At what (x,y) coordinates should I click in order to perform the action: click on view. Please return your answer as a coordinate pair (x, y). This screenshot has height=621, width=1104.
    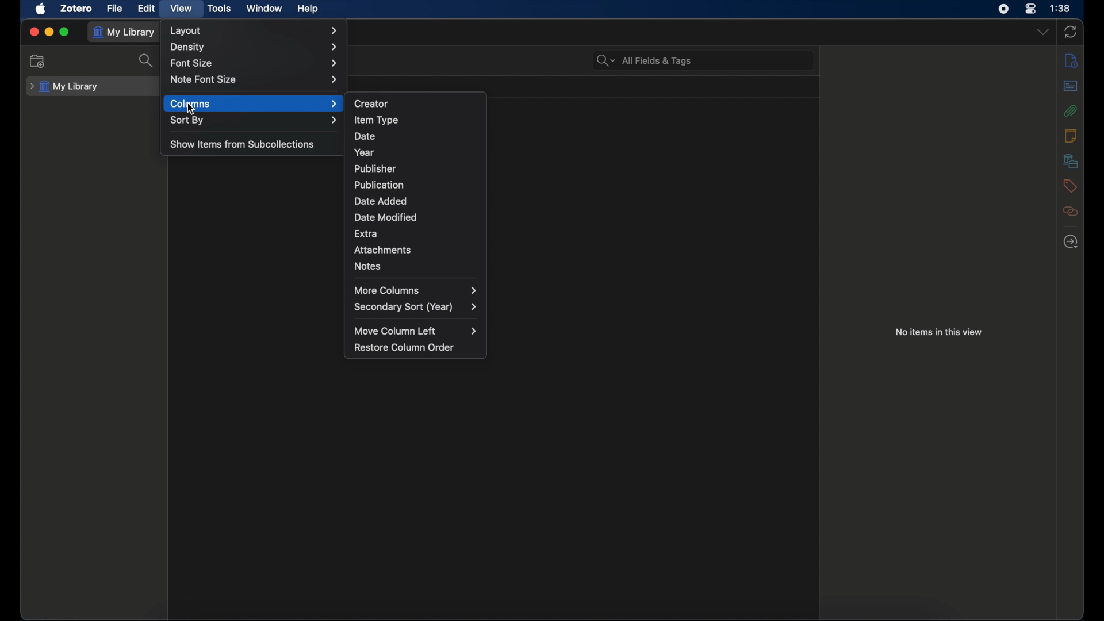
    Looking at the image, I should click on (181, 9).